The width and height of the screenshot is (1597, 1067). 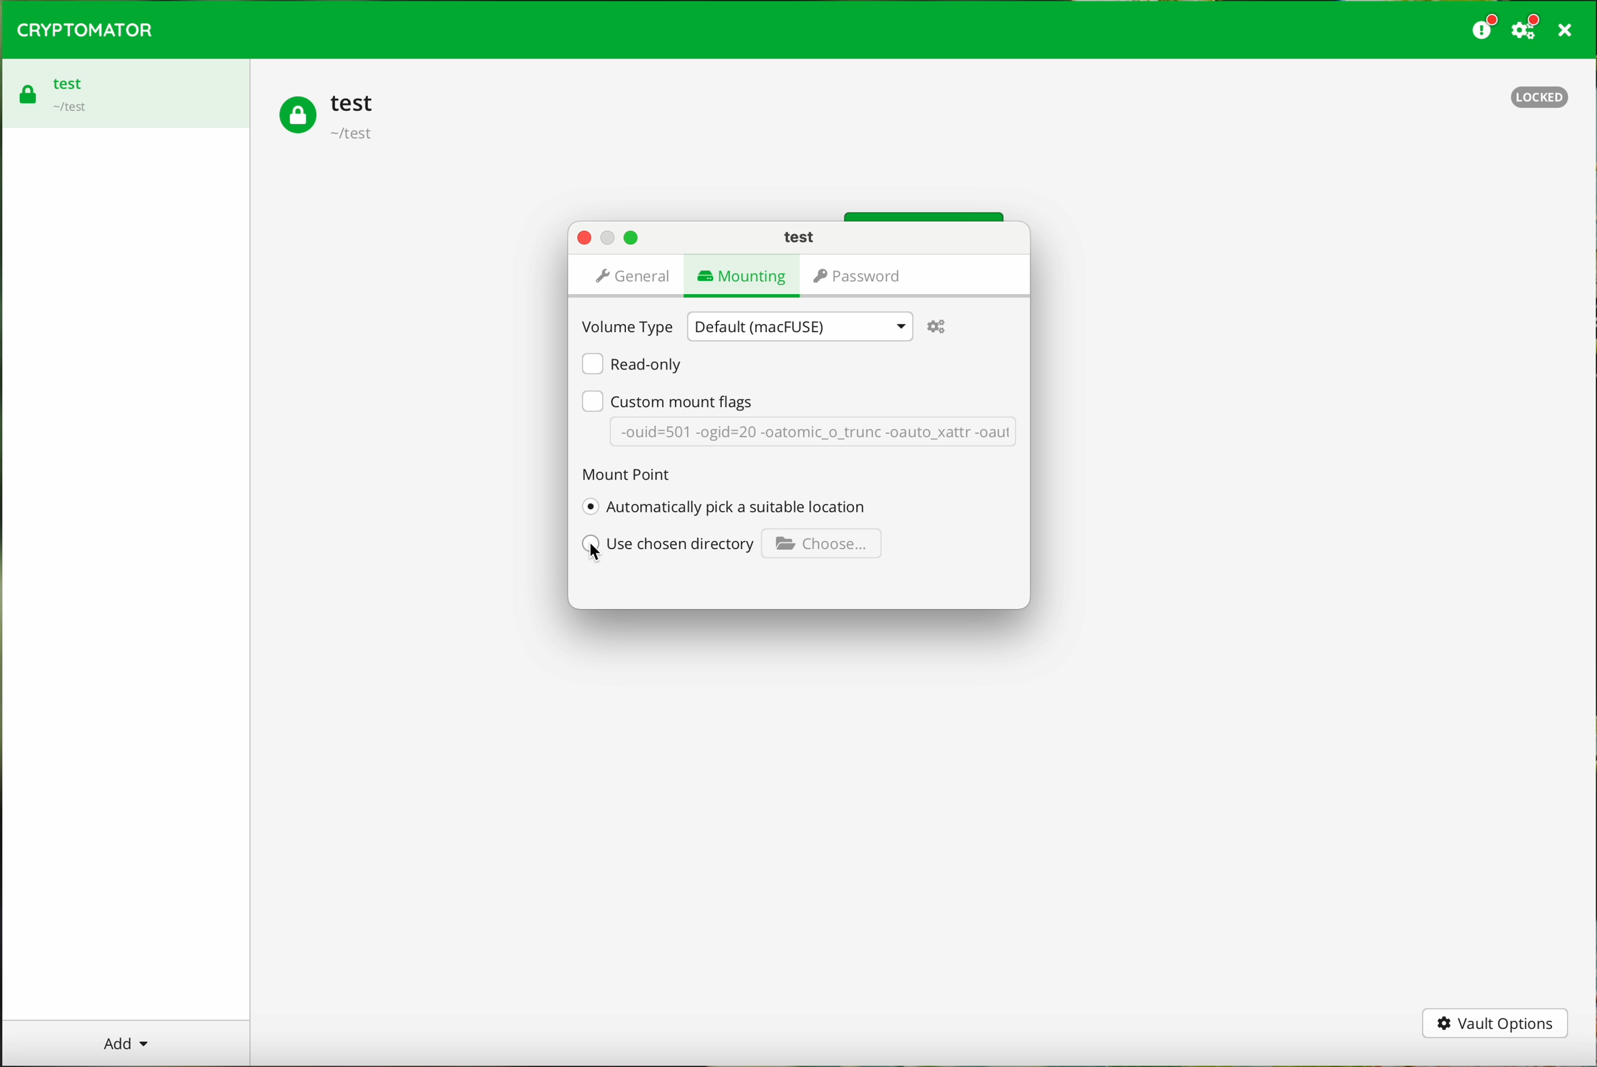 What do you see at coordinates (938, 327) in the screenshot?
I see `settings` at bounding box center [938, 327].